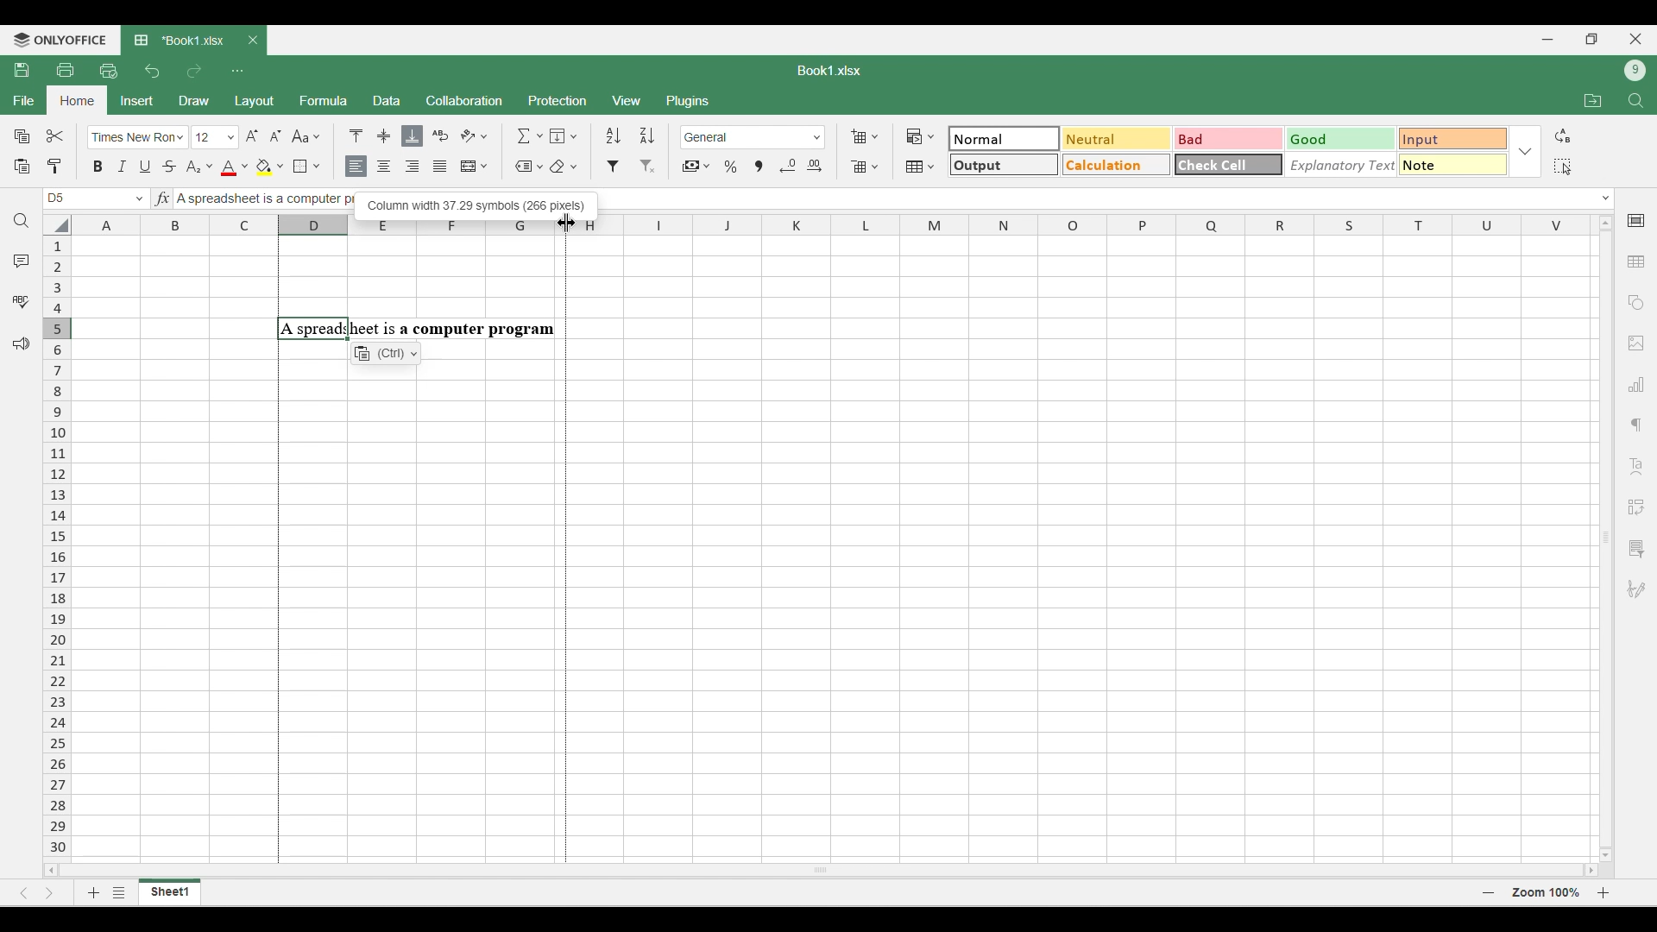 Image resolution: width=1657 pixels, height=932 pixels. What do you see at coordinates (137, 101) in the screenshot?
I see `Insert menu` at bounding box center [137, 101].